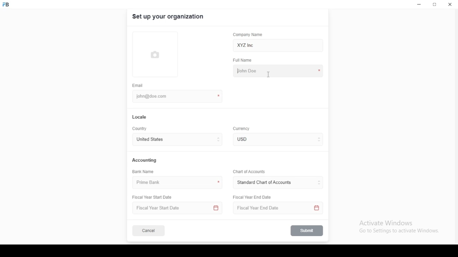 The image size is (458, 257). What do you see at coordinates (178, 208) in the screenshot?
I see `Fiscal Year Start Date` at bounding box center [178, 208].